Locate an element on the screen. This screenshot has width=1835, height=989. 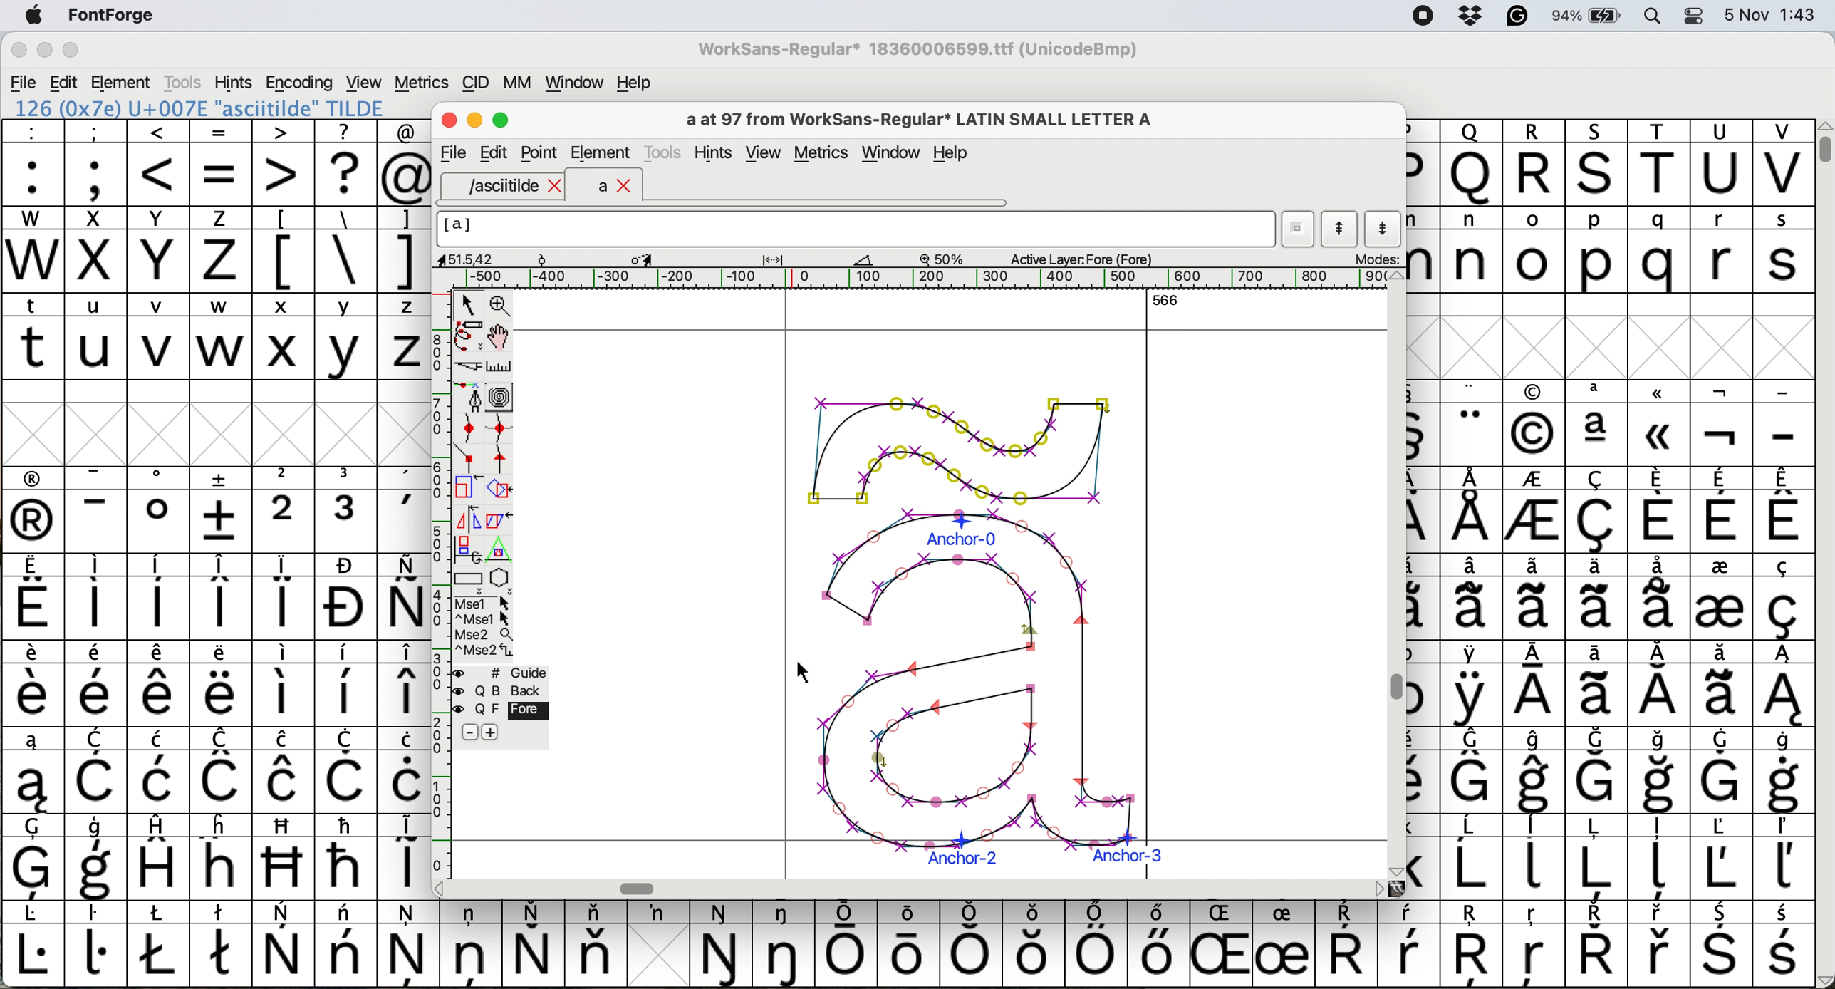
symbol is located at coordinates (1596, 856).